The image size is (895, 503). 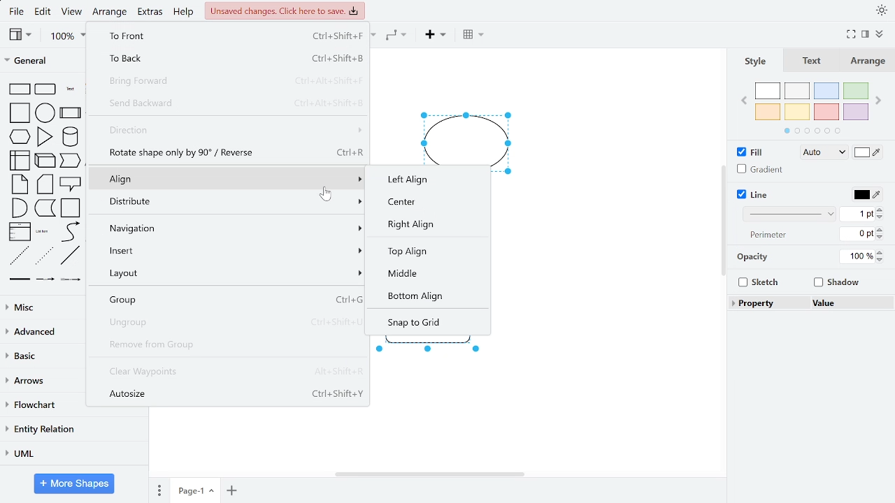 I want to click on dashed line, so click(x=19, y=256).